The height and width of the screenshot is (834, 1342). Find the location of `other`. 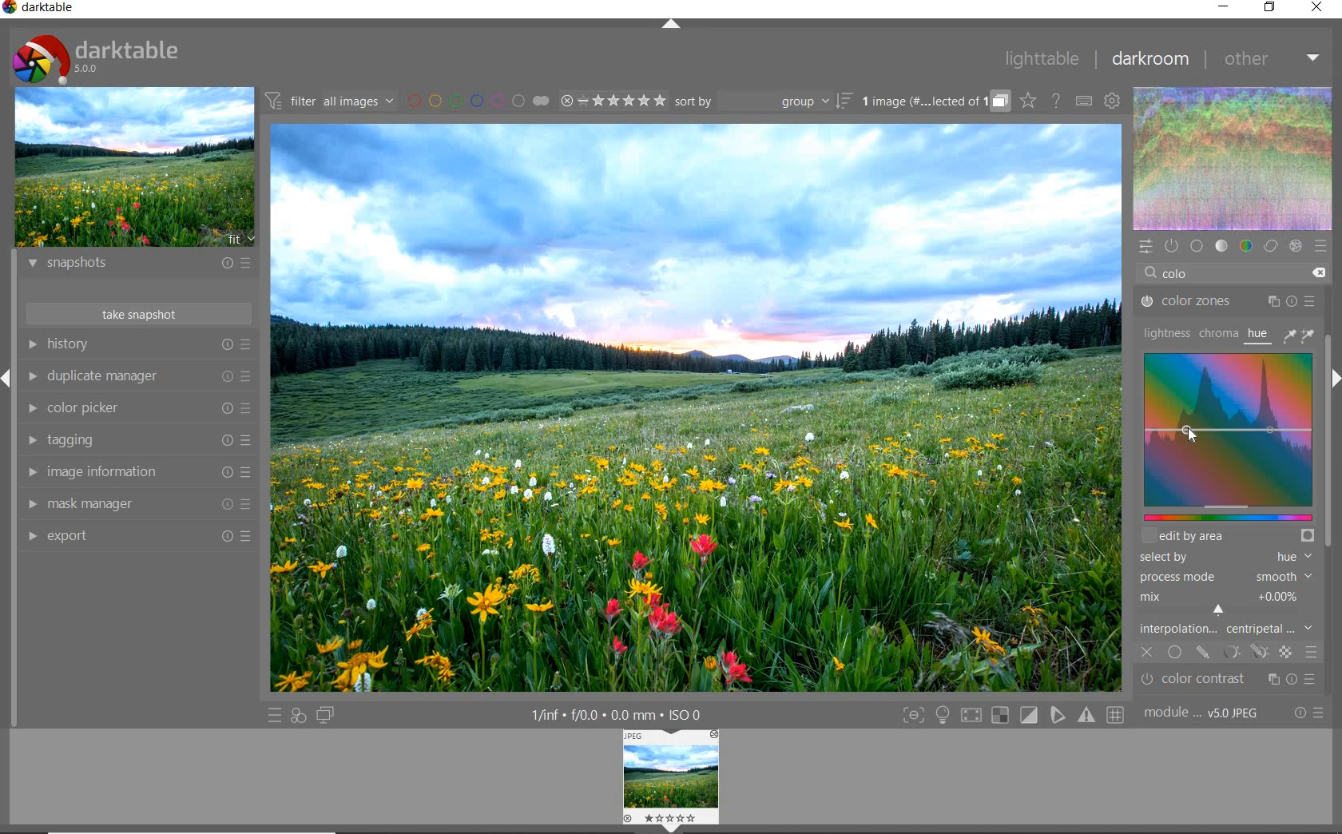

other is located at coordinates (1274, 58).